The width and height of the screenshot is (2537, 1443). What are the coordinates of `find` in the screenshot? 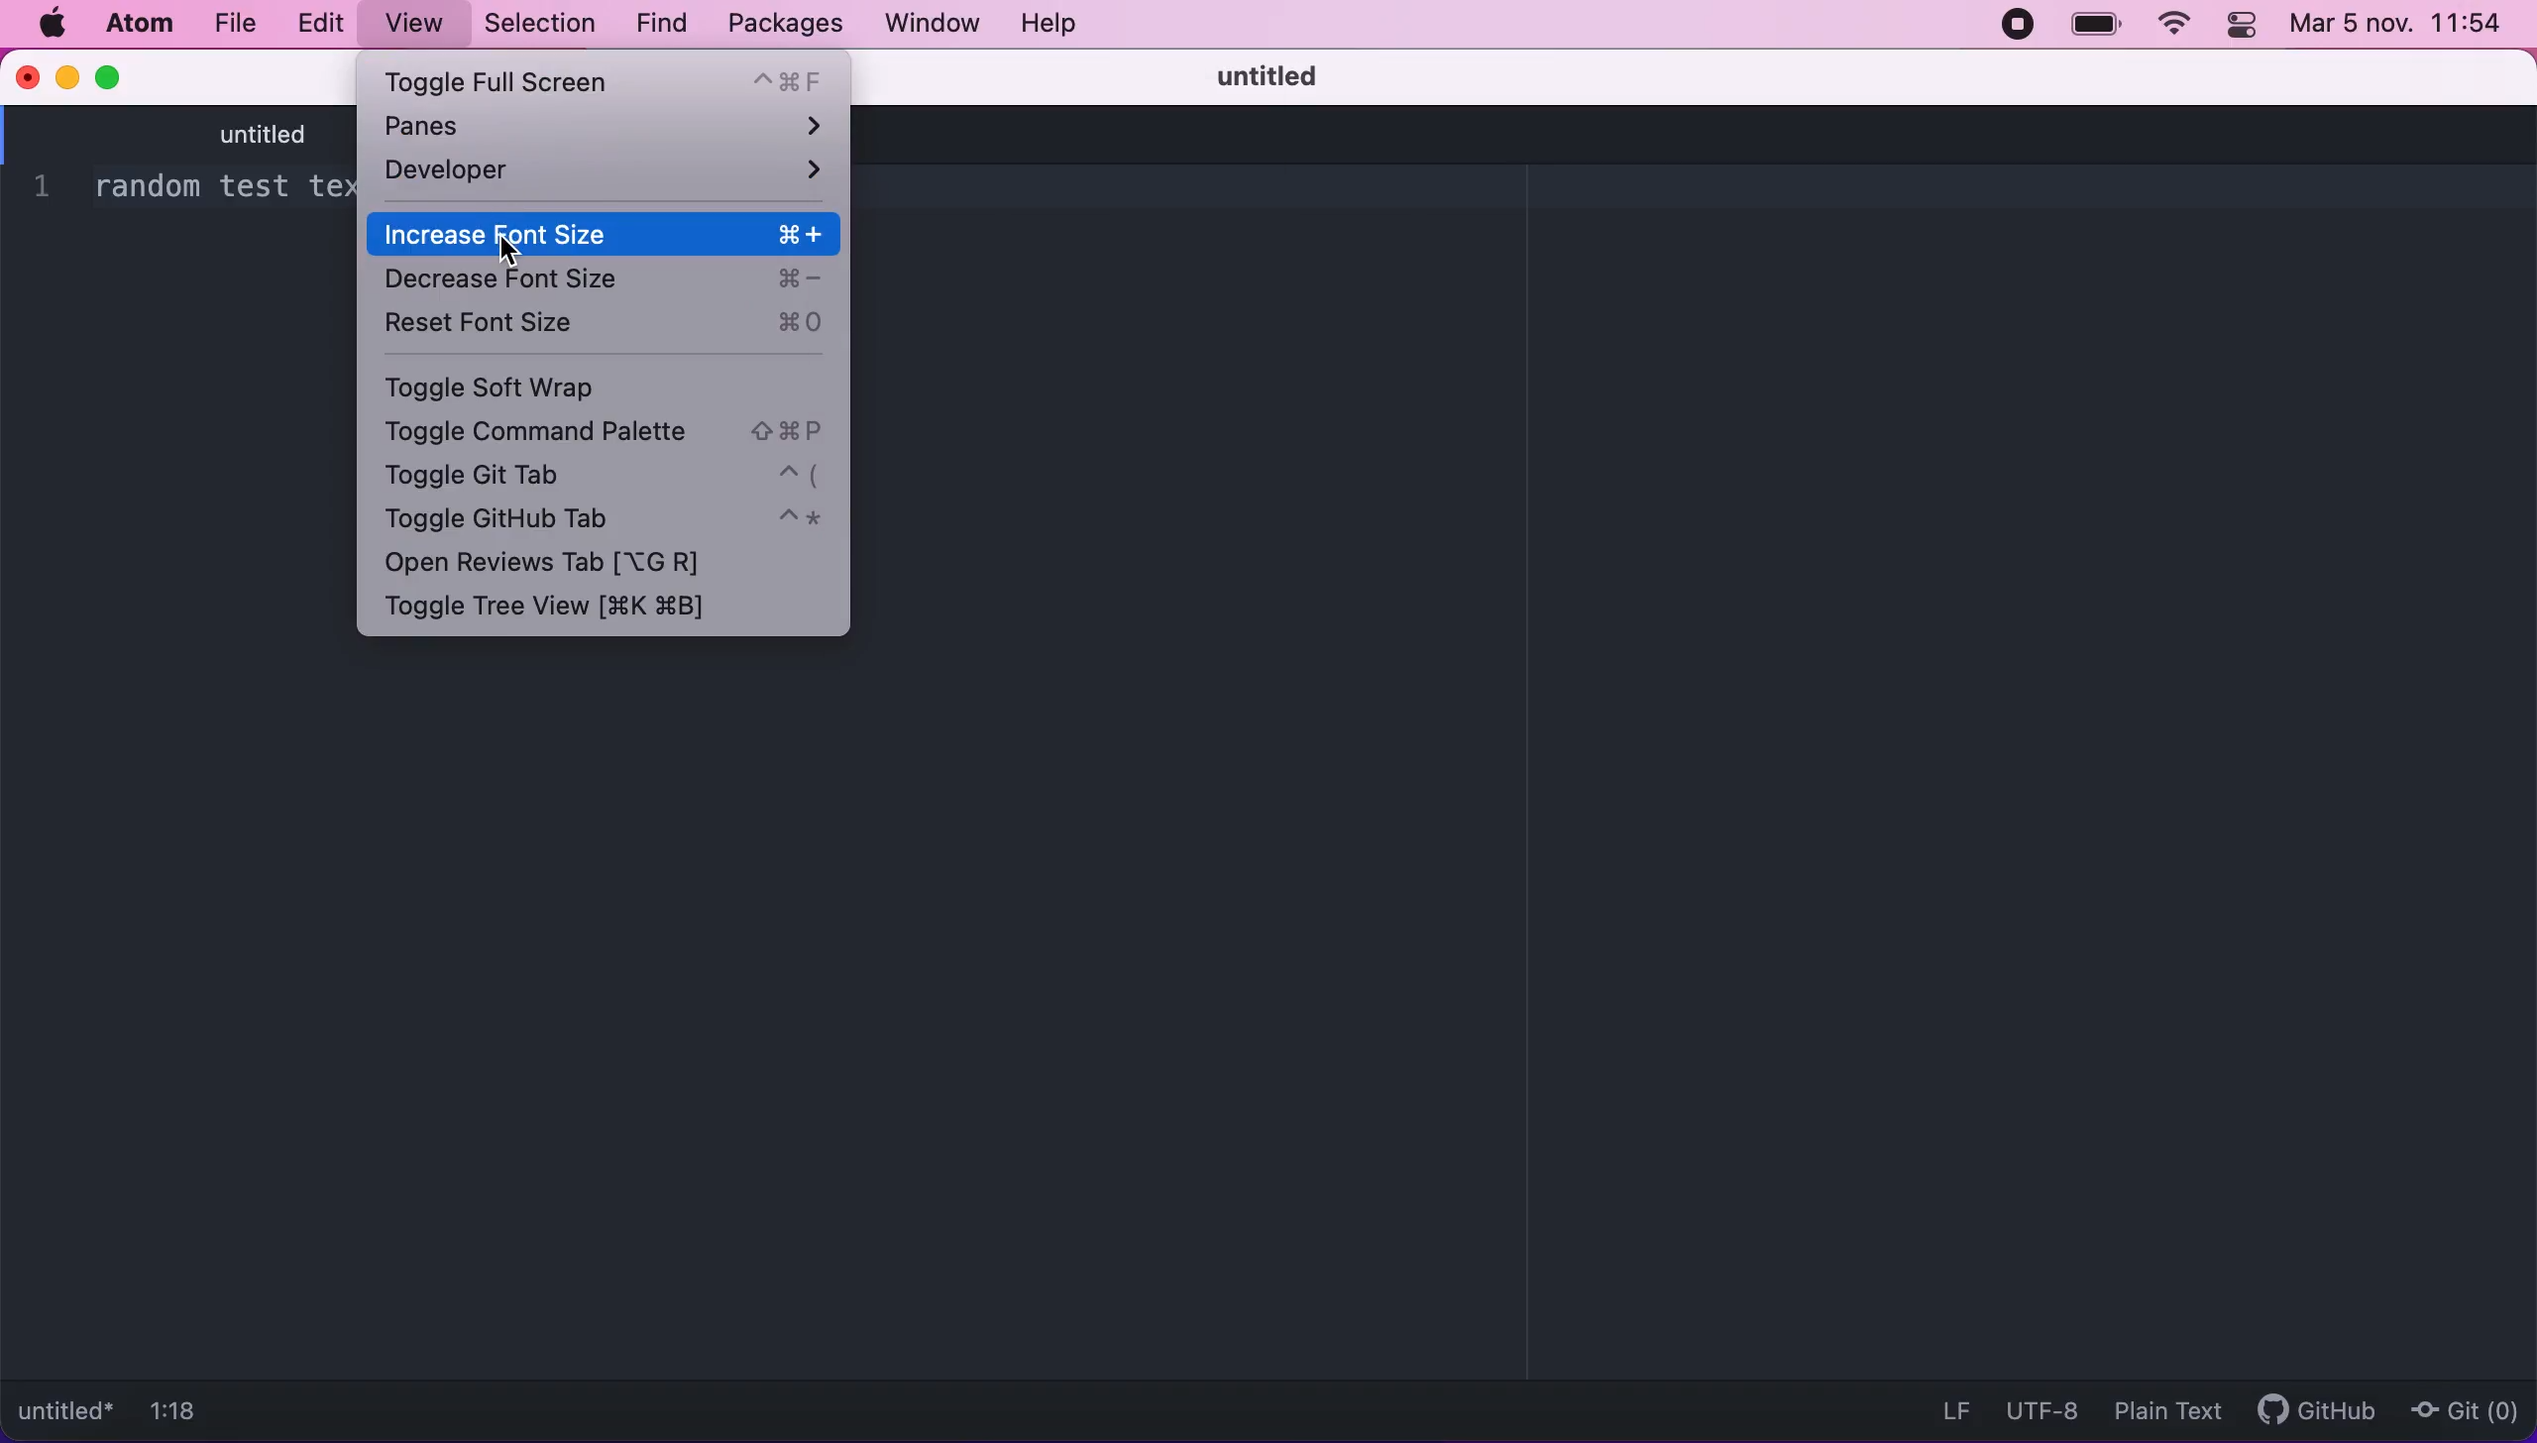 It's located at (655, 24).